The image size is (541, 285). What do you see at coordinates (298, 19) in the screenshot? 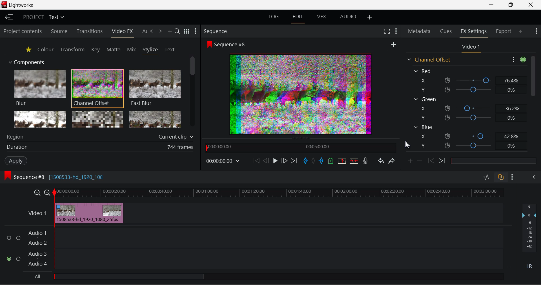
I see `Edit Layout Open` at bounding box center [298, 19].